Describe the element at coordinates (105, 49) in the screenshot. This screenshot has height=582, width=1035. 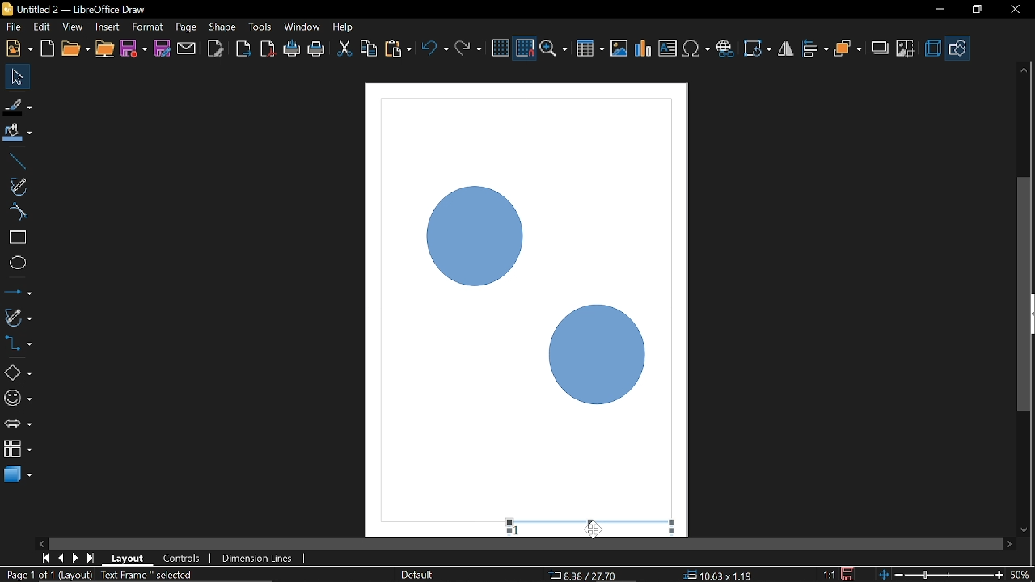
I see `Open remote file` at that location.